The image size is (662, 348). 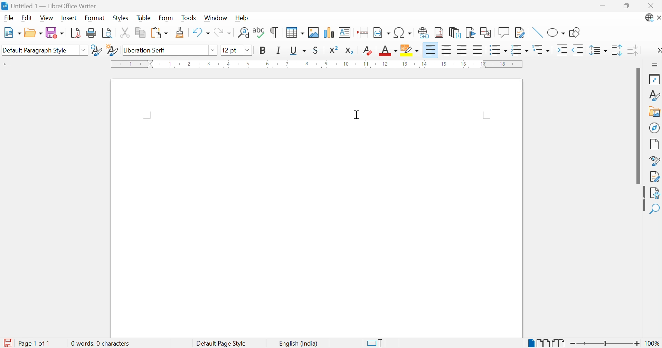 I want to click on Style inspector, so click(x=655, y=161).